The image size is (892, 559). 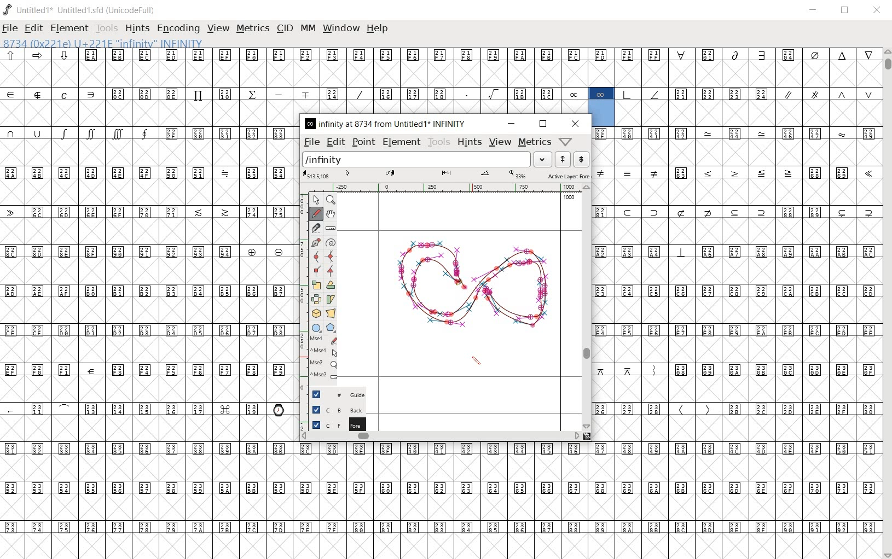 What do you see at coordinates (385, 124) in the screenshot?
I see `INFINITY AT 8734 FROM UNTITLED1 INFINITY` at bounding box center [385, 124].